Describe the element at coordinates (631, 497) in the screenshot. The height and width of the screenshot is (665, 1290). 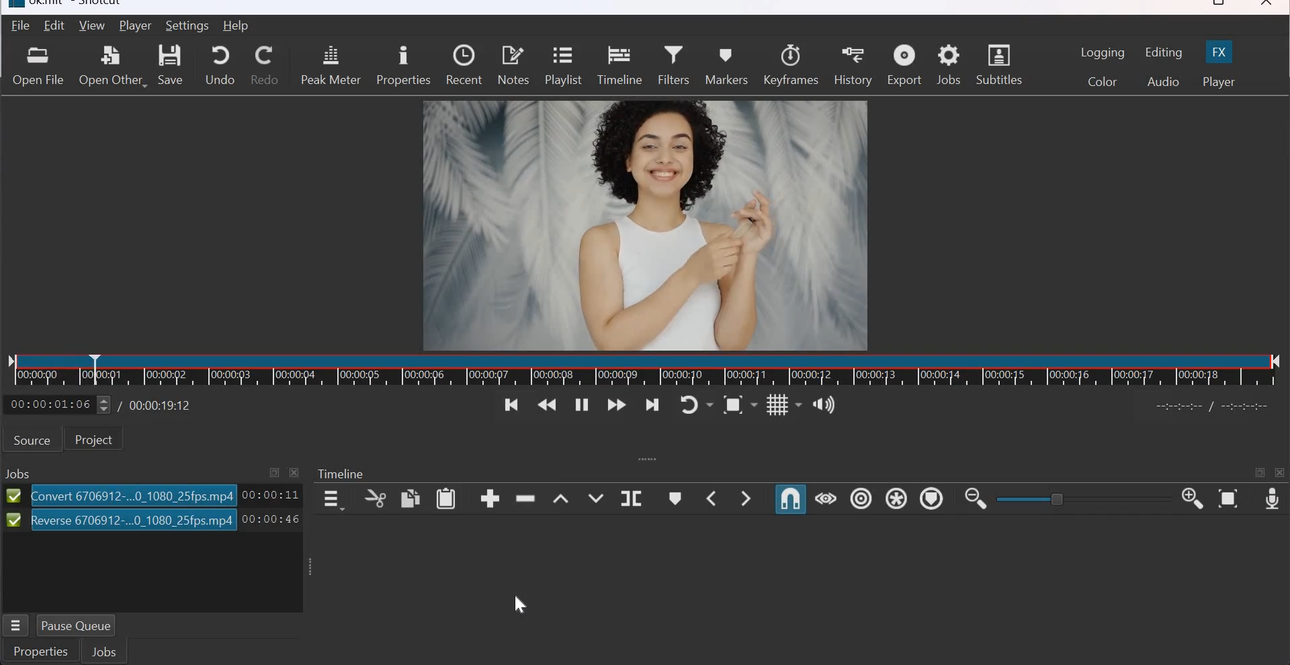
I see `Split at playhead` at that location.